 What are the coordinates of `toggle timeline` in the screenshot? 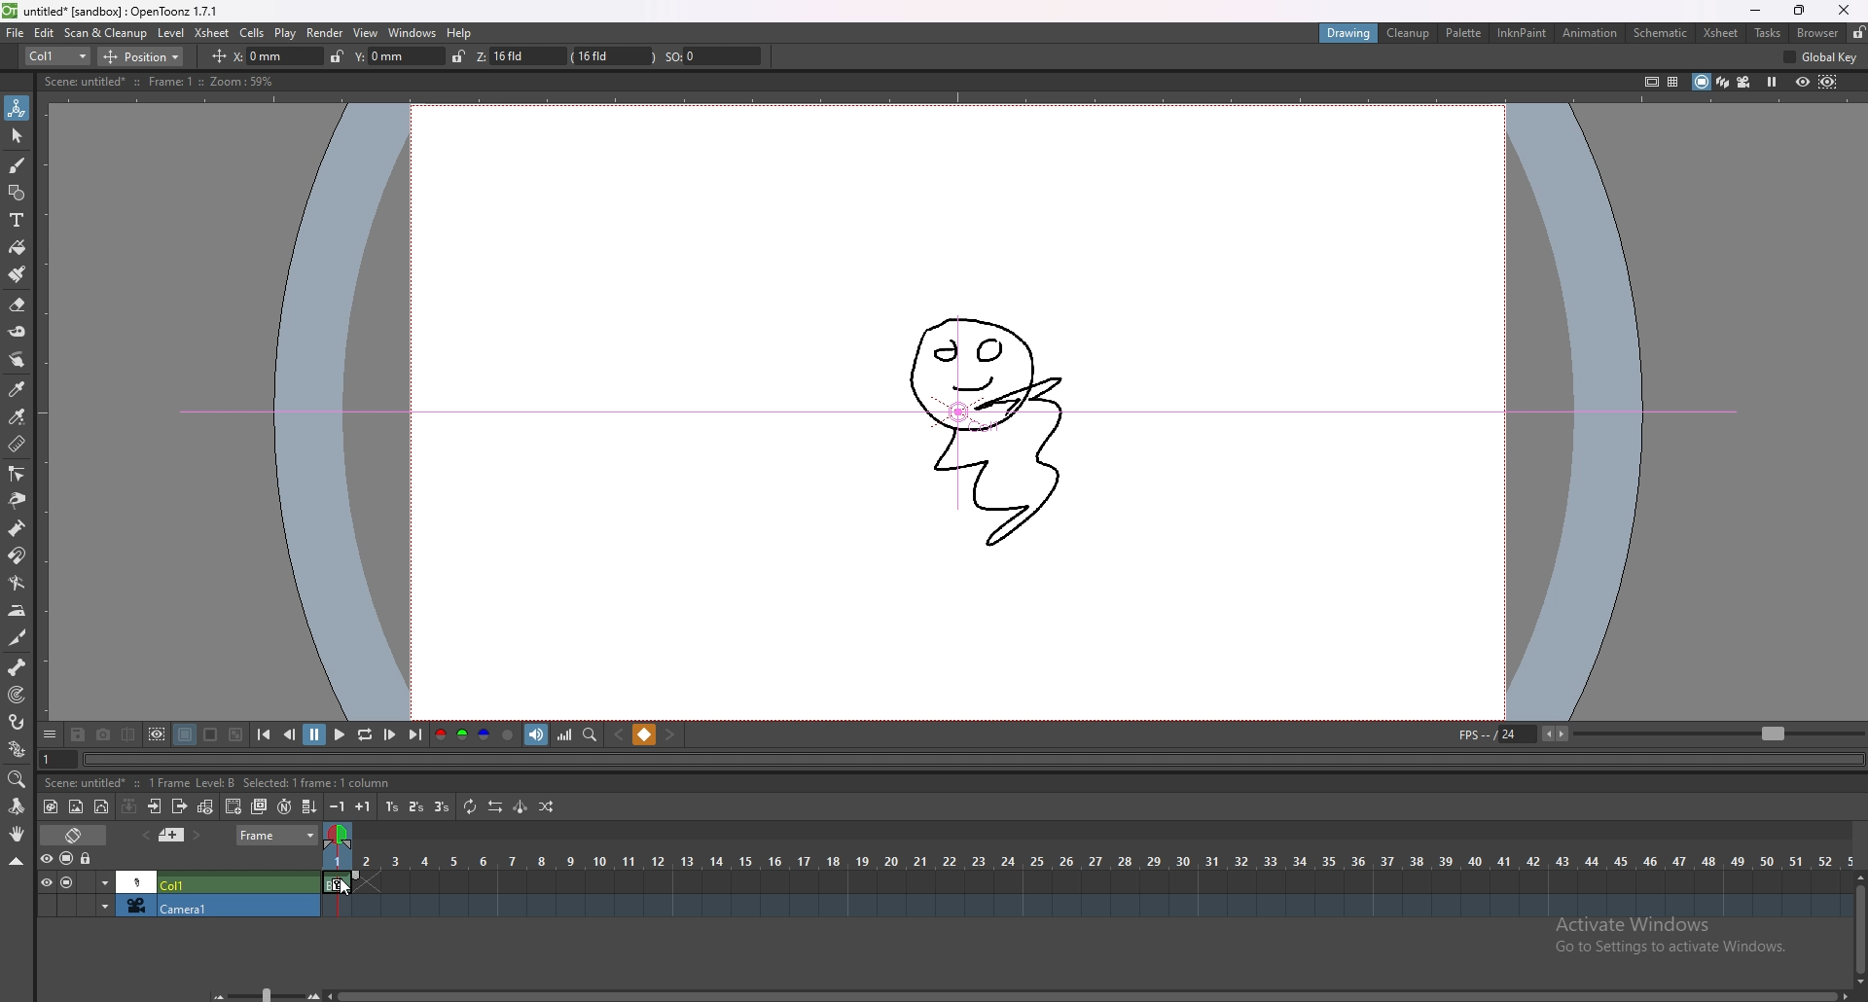 It's located at (73, 835).